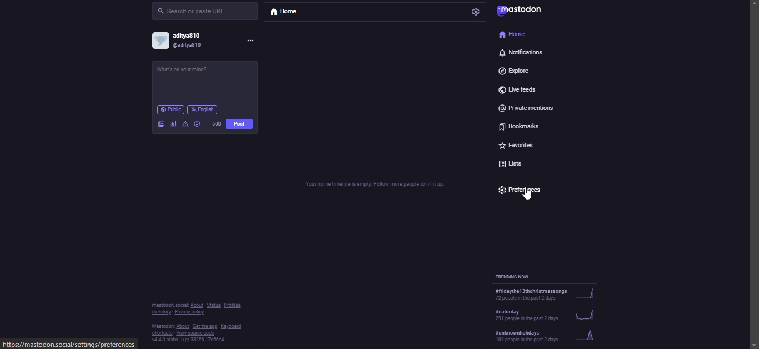 This screenshot has width=759, height=349. What do you see at coordinates (515, 161) in the screenshot?
I see `lists` at bounding box center [515, 161].